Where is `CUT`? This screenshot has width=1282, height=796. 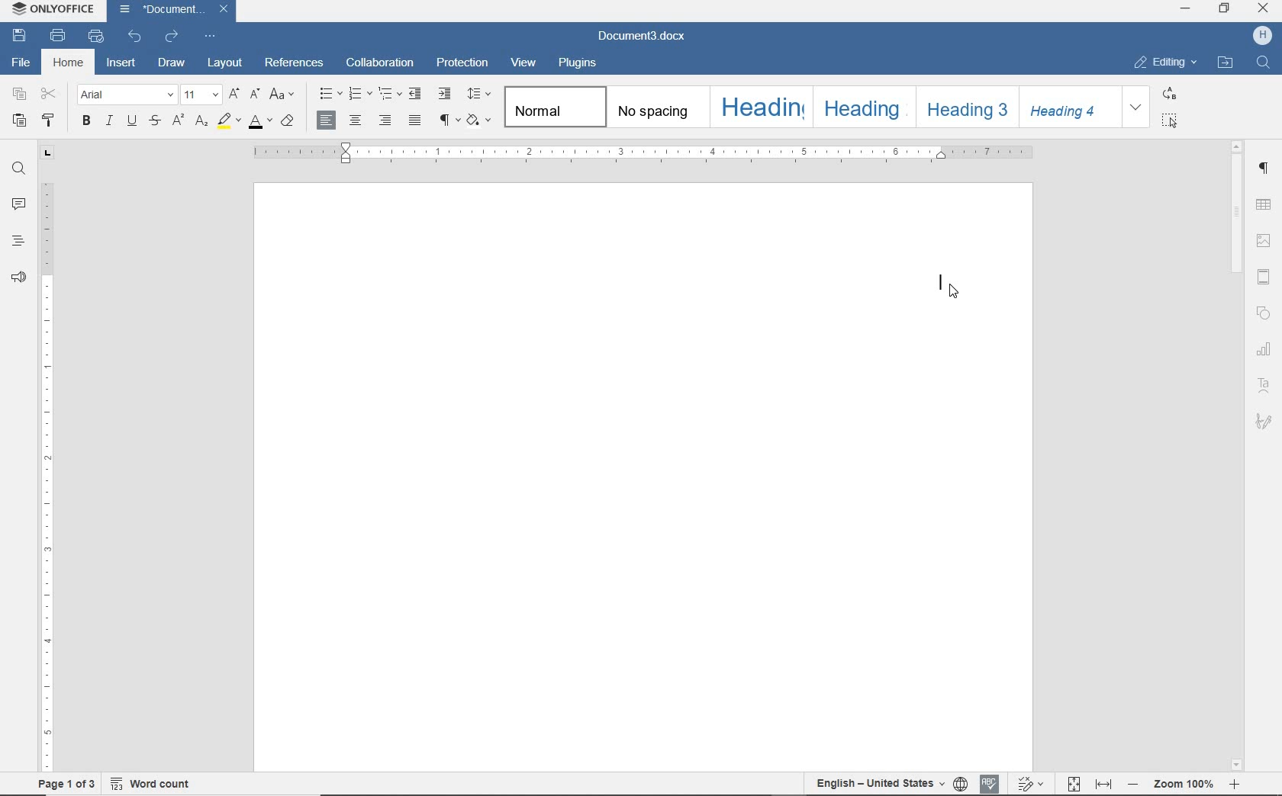 CUT is located at coordinates (49, 95).